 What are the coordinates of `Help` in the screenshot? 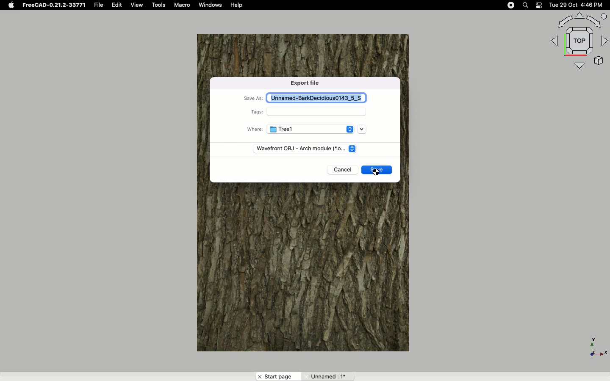 It's located at (237, 5).